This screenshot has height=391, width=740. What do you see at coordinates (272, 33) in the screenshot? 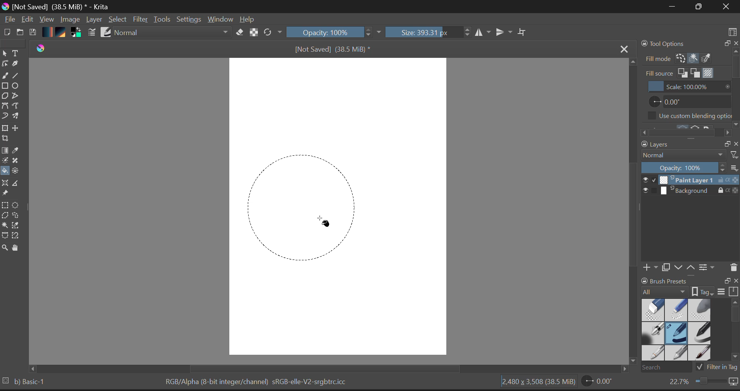
I see `Refresh` at bounding box center [272, 33].